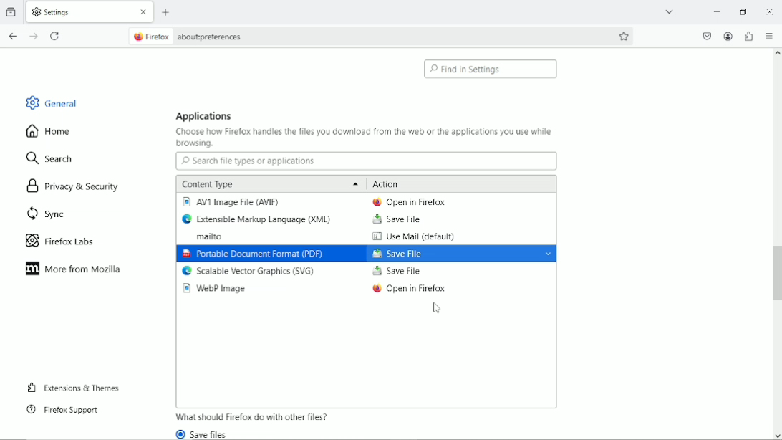  I want to click on Choose how firefox handles the files you download from the web or the applications you use while browsing, so click(365, 138).